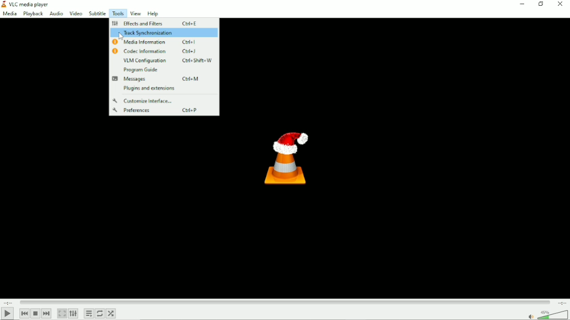  Describe the element at coordinates (9, 302) in the screenshot. I see `Elapsed time` at that location.